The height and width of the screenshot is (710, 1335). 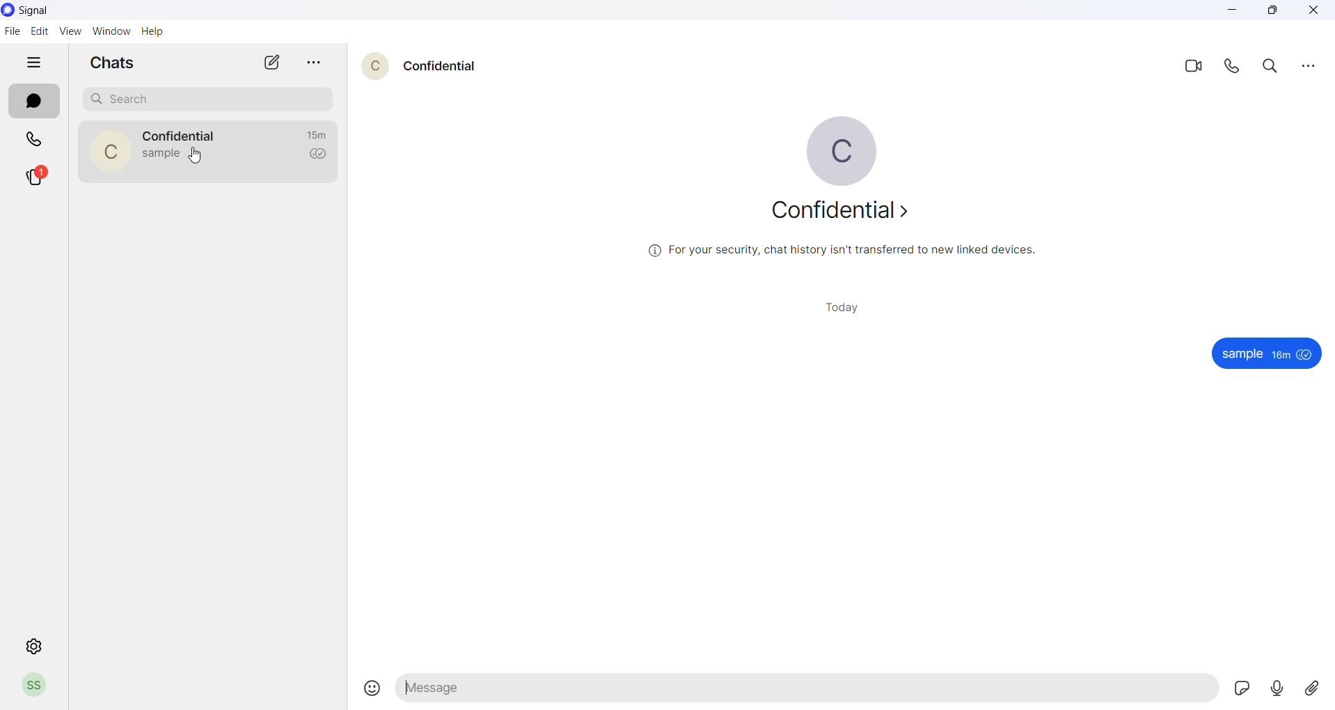 What do you see at coordinates (849, 307) in the screenshot?
I see `today ` at bounding box center [849, 307].